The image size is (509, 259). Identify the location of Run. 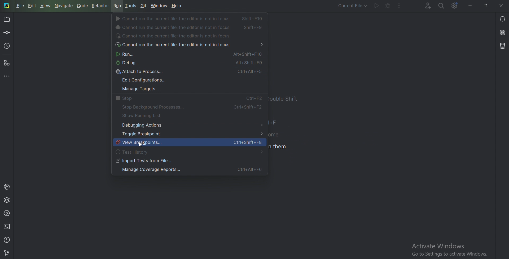
(376, 6).